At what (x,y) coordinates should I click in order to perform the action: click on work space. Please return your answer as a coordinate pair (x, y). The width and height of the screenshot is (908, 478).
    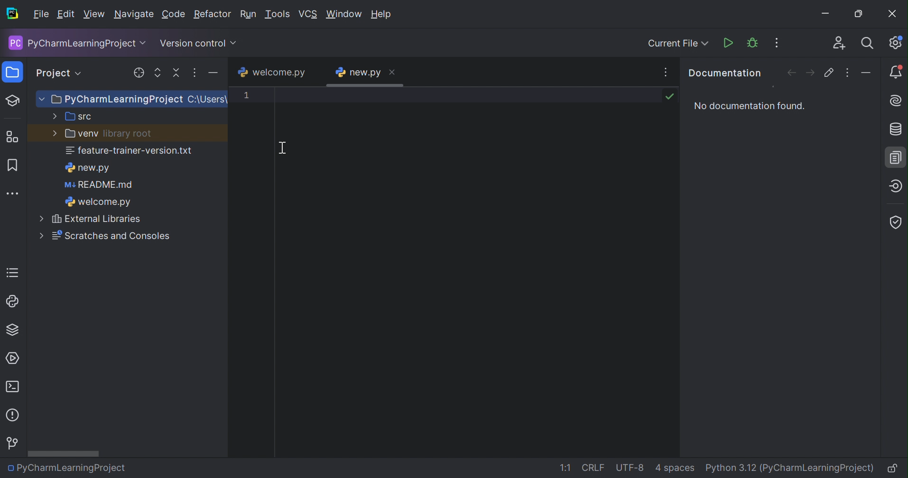
    Looking at the image, I should click on (476, 271).